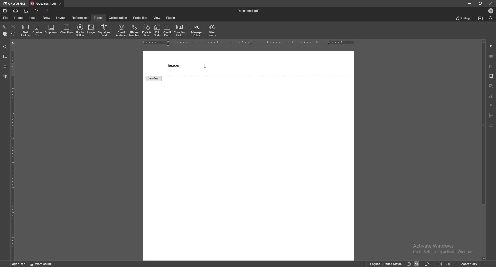 This screenshot has width=496, height=267. What do you see at coordinates (27, 11) in the screenshot?
I see `quick print` at bounding box center [27, 11].